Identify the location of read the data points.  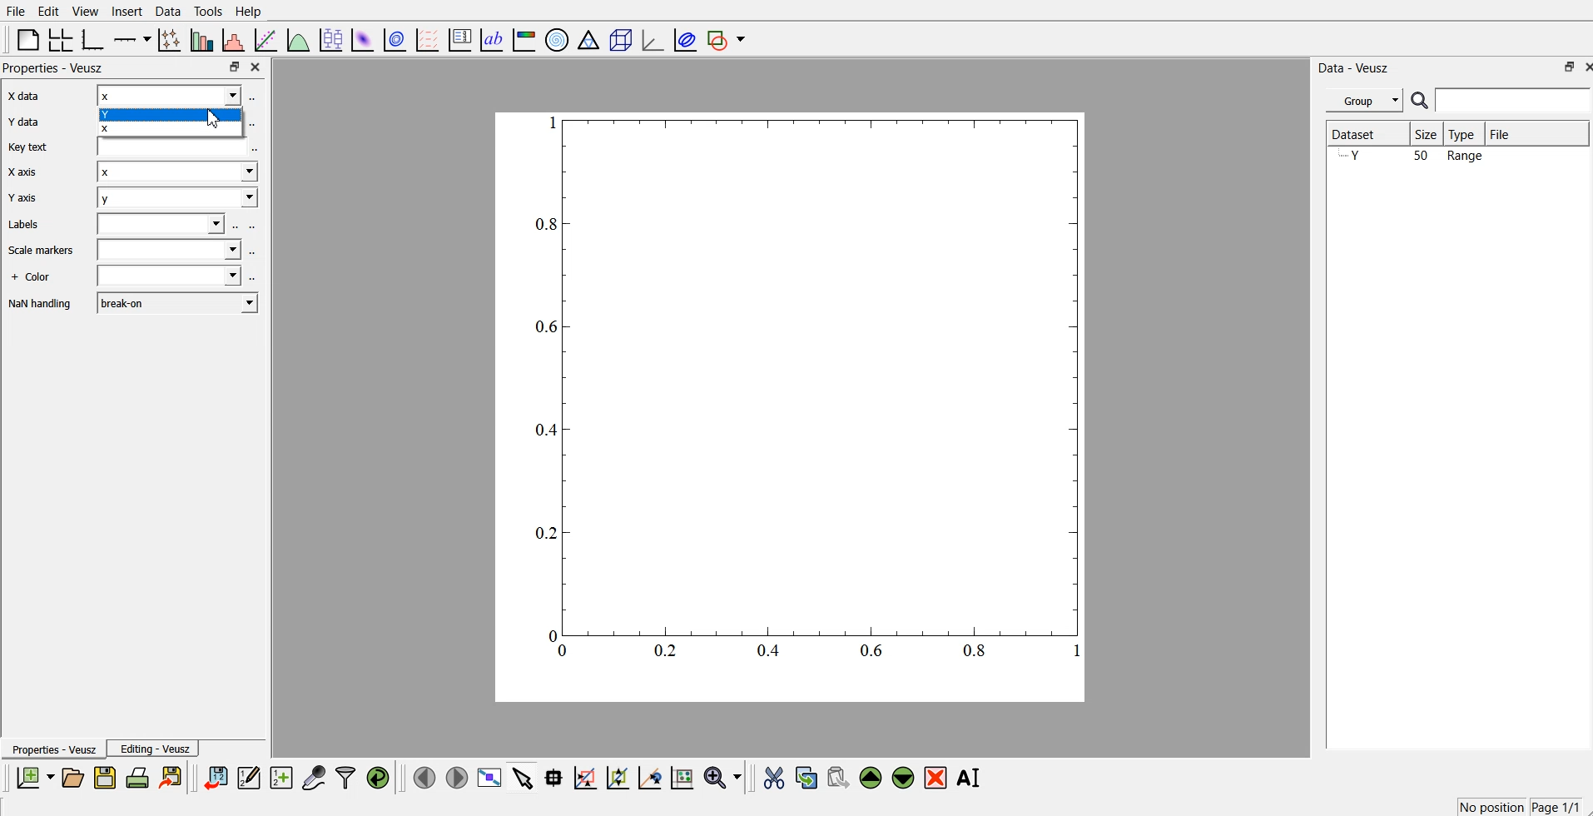
(557, 779).